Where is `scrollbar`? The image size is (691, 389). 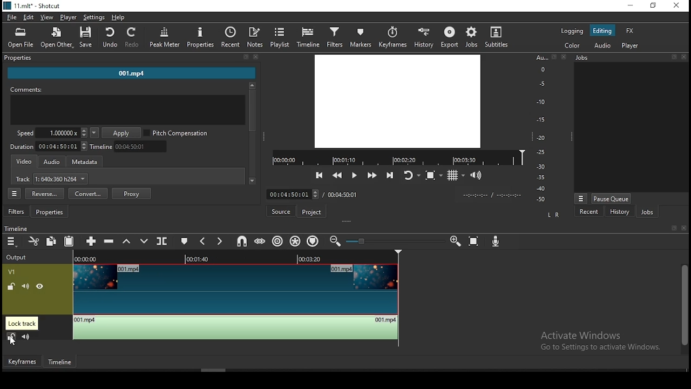
scrollbar is located at coordinates (252, 133).